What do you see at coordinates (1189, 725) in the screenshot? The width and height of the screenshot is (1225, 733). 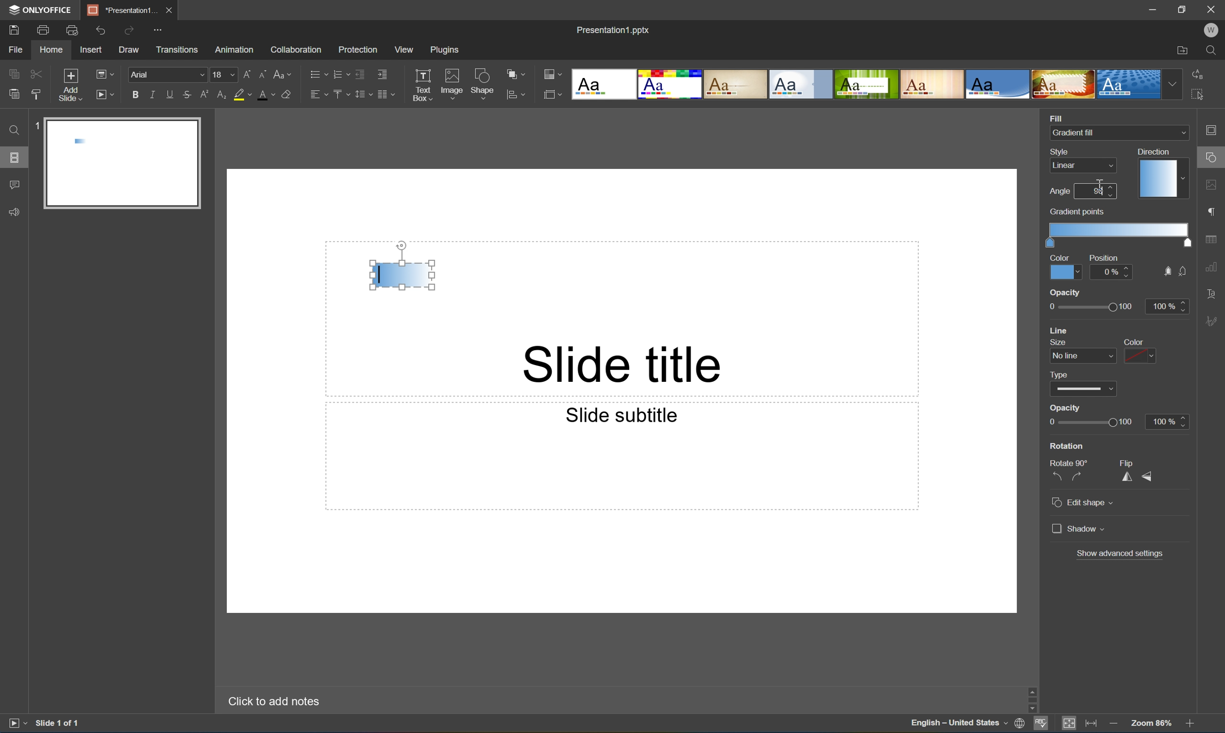 I see `Zoom In` at bounding box center [1189, 725].